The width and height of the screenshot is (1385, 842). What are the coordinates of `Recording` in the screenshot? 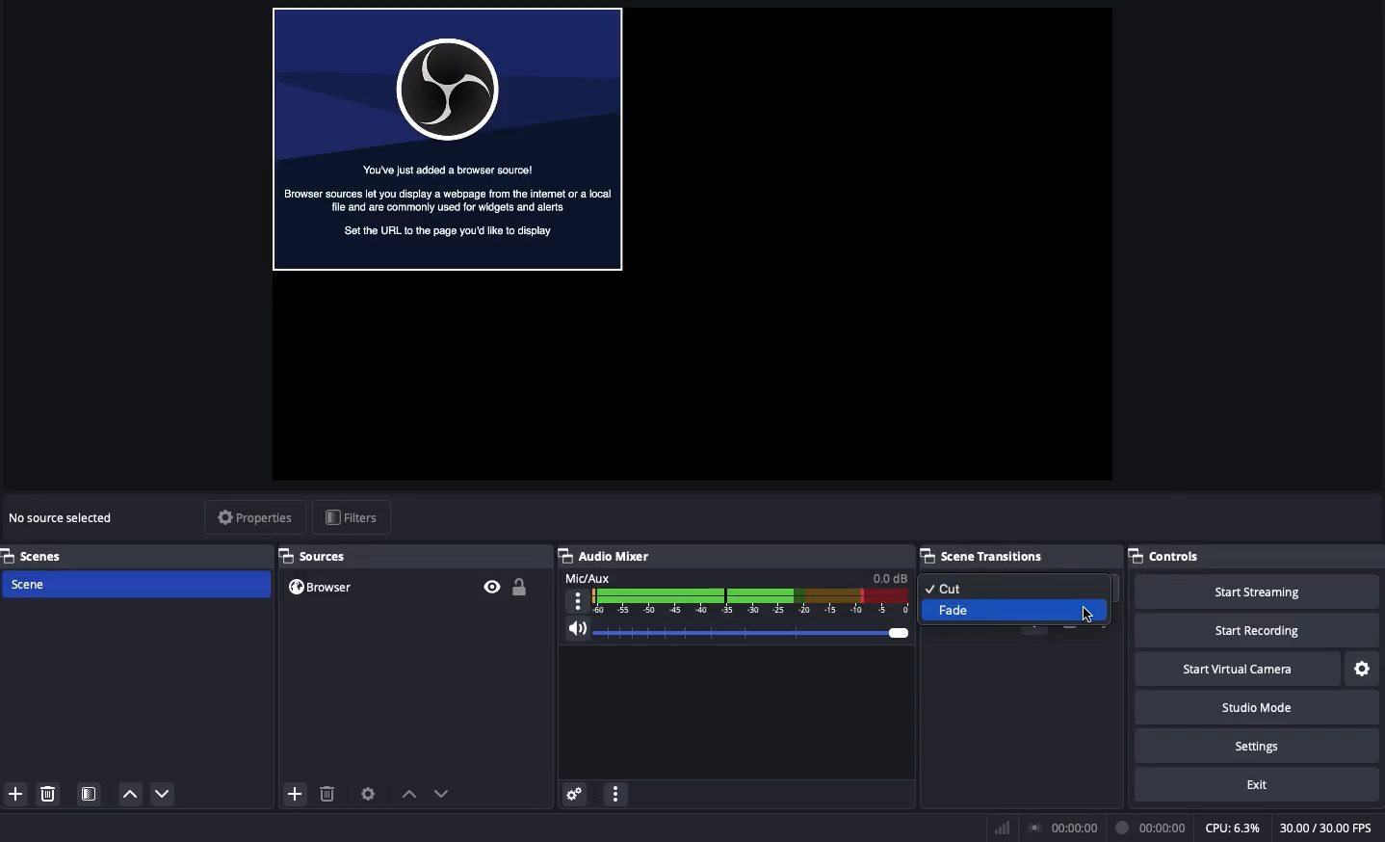 It's located at (1147, 826).